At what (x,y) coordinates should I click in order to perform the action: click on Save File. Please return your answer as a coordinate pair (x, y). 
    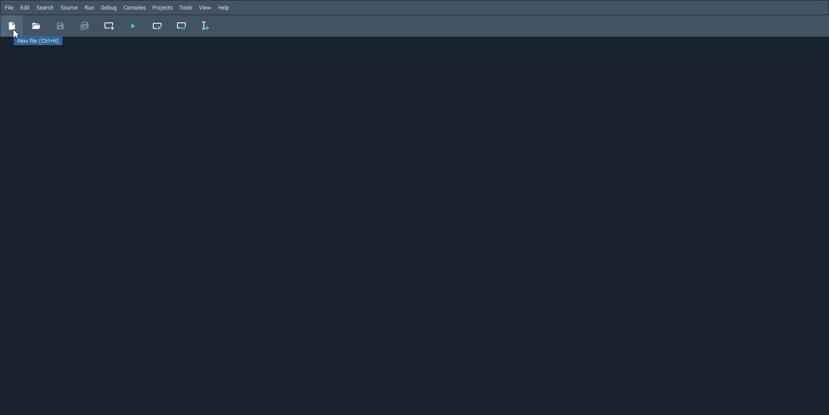
    Looking at the image, I should click on (60, 26).